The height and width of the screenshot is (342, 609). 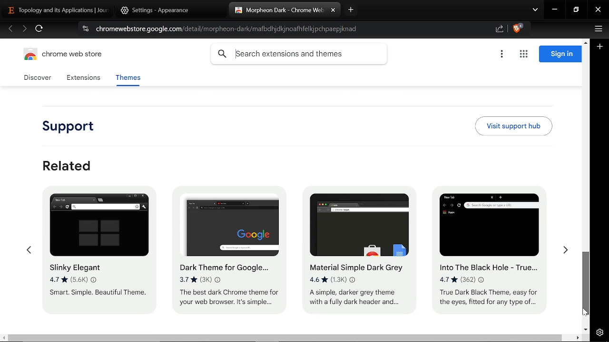 I want to click on GO left, so click(x=28, y=251).